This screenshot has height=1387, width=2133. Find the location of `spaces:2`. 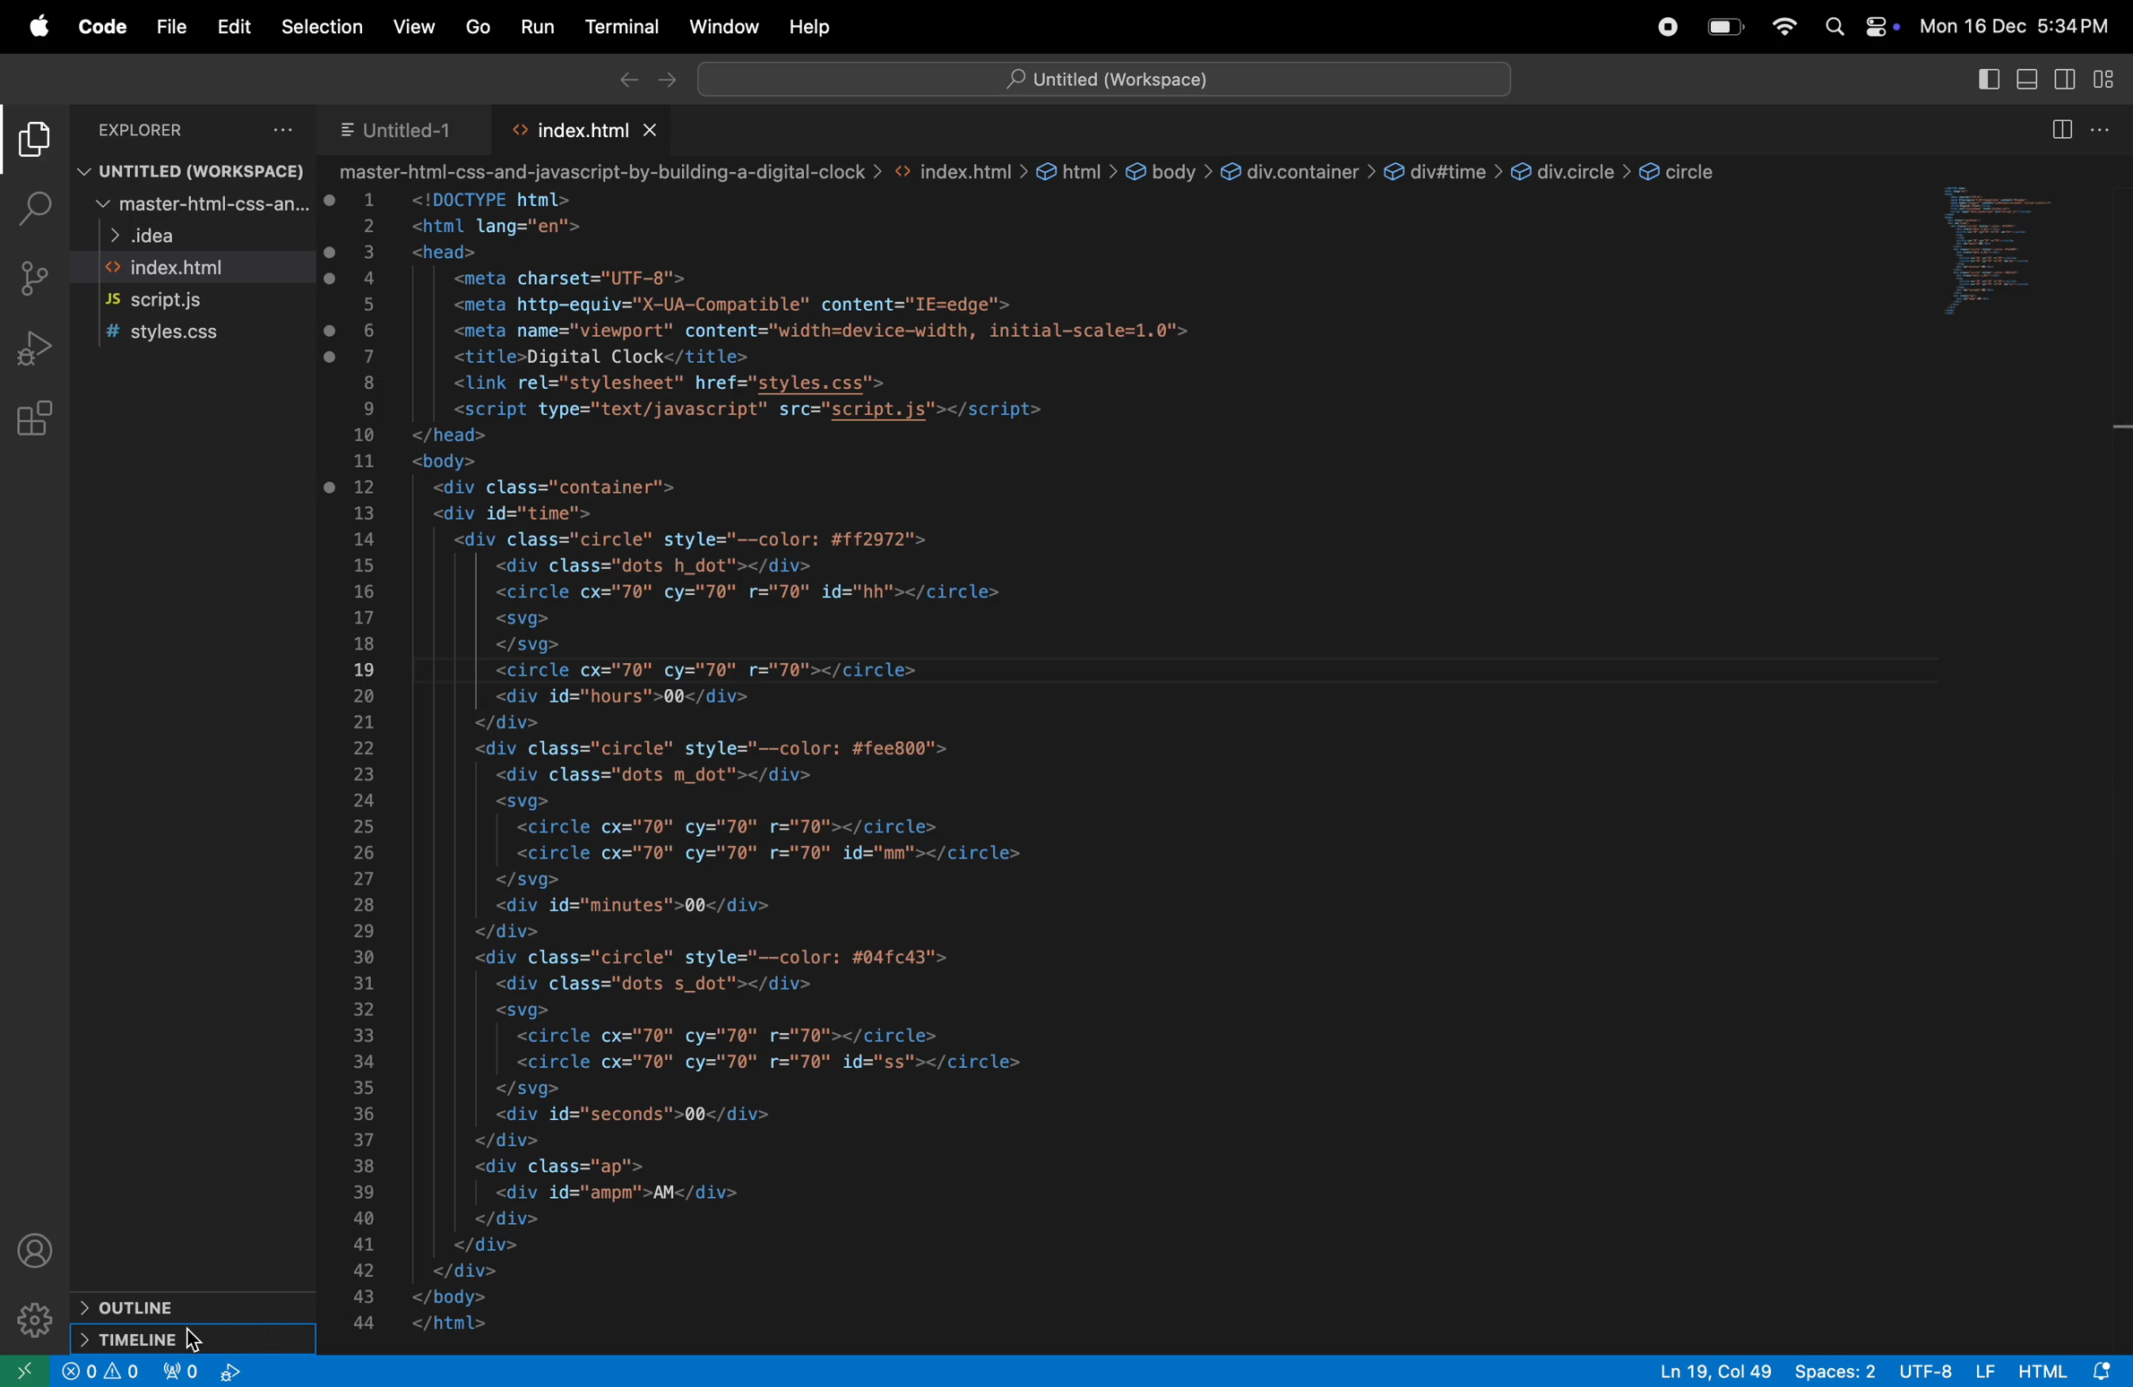

spaces:2 is located at coordinates (1836, 1372).